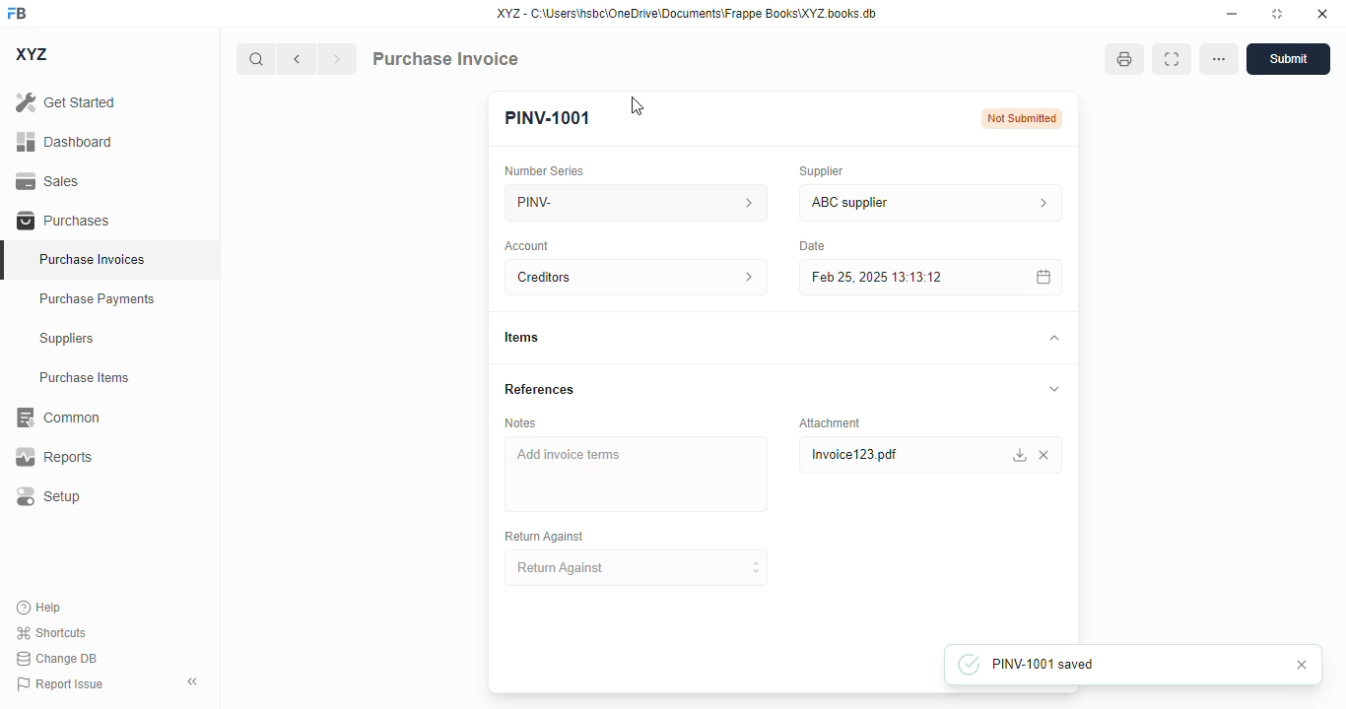  What do you see at coordinates (1054, 389) in the screenshot?
I see `toggle expand/collapse` at bounding box center [1054, 389].